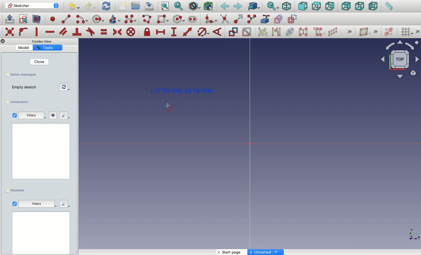  What do you see at coordinates (330, 7) in the screenshot?
I see `Right` at bounding box center [330, 7].